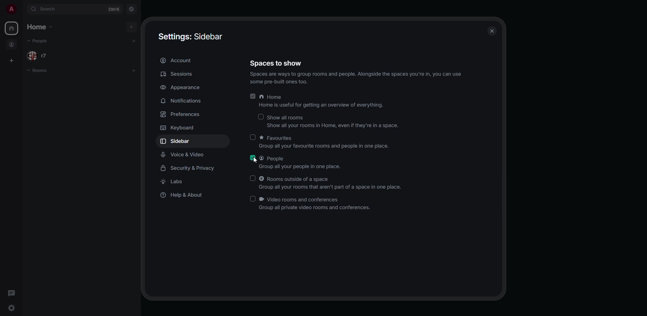  What do you see at coordinates (188, 169) in the screenshot?
I see `security & privacy` at bounding box center [188, 169].